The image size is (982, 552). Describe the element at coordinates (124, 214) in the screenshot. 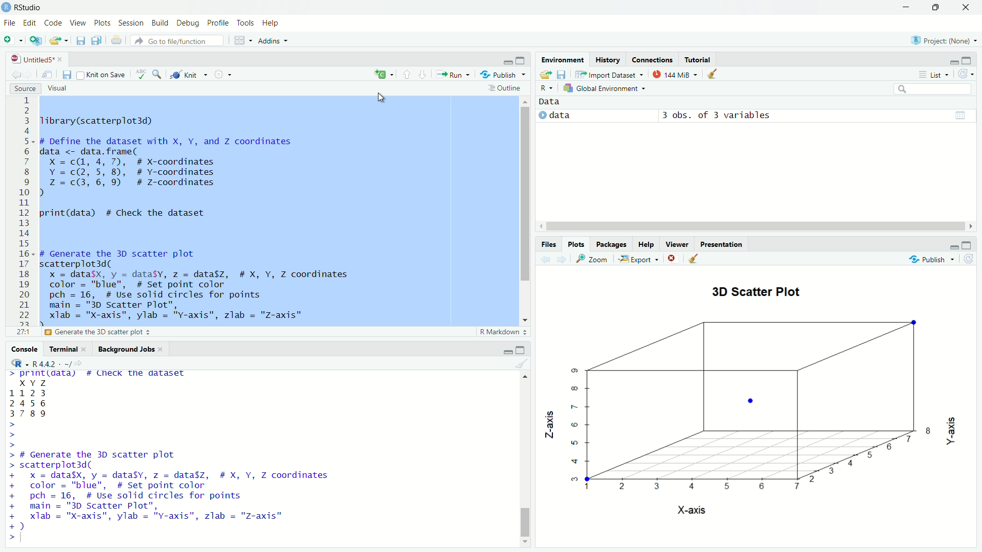

I see `orint(data) # Check the dataset` at that location.